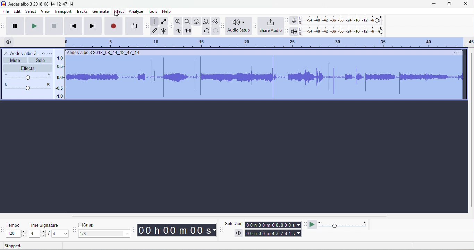 This screenshot has height=250, width=474. What do you see at coordinates (238, 26) in the screenshot?
I see `audio set up` at bounding box center [238, 26].